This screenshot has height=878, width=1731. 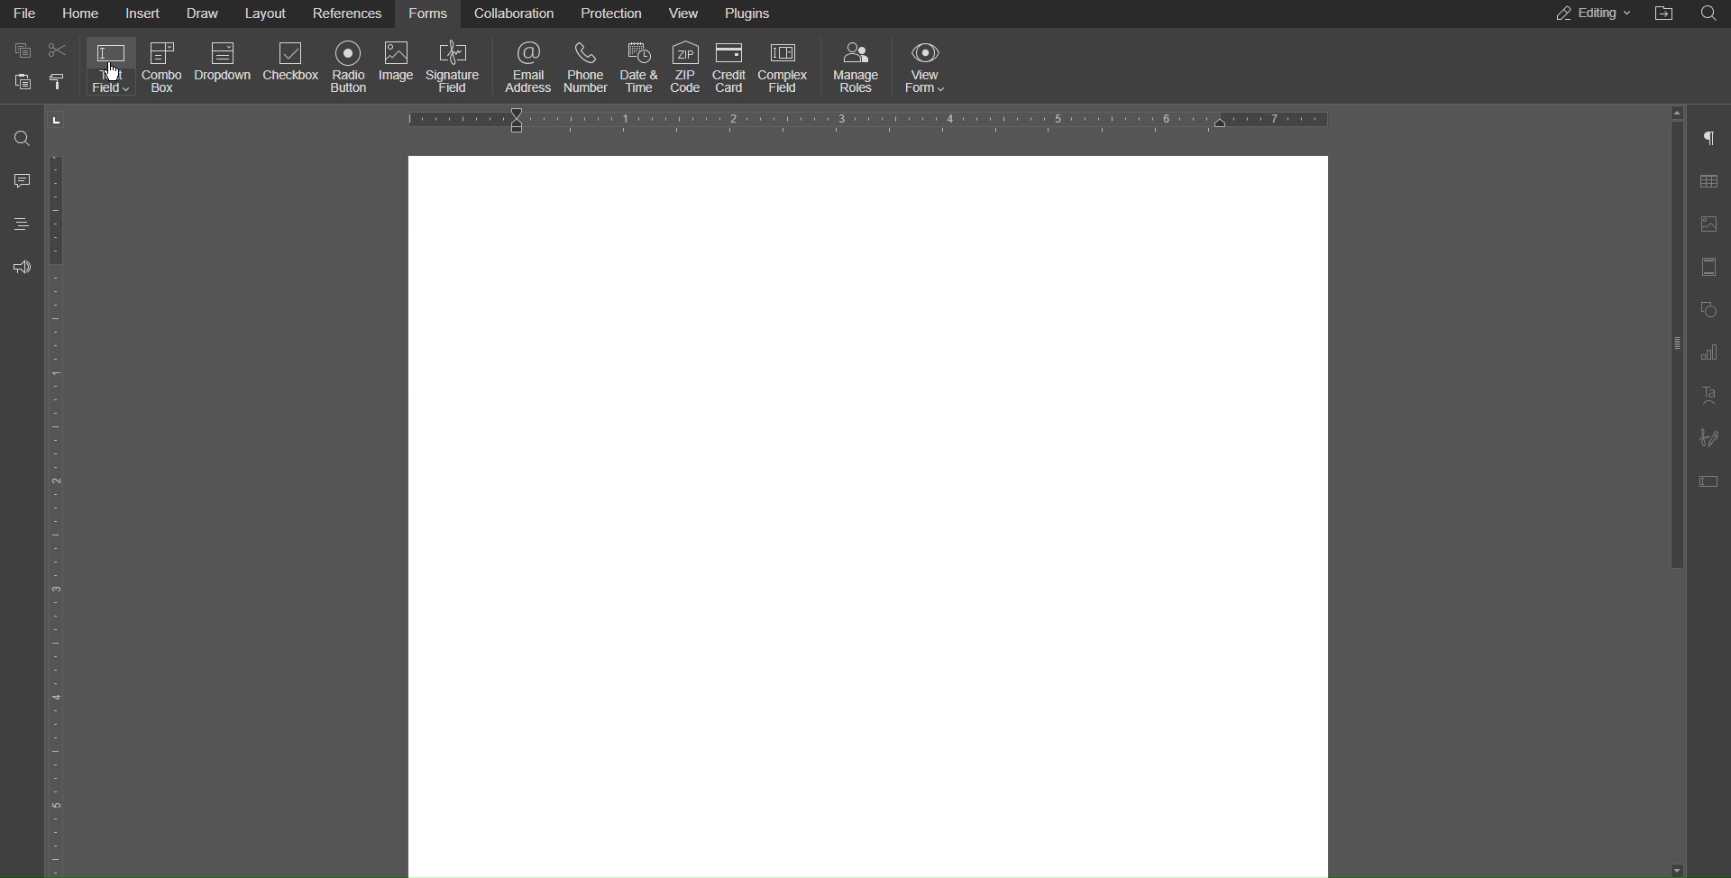 I want to click on Insert, so click(x=146, y=14).